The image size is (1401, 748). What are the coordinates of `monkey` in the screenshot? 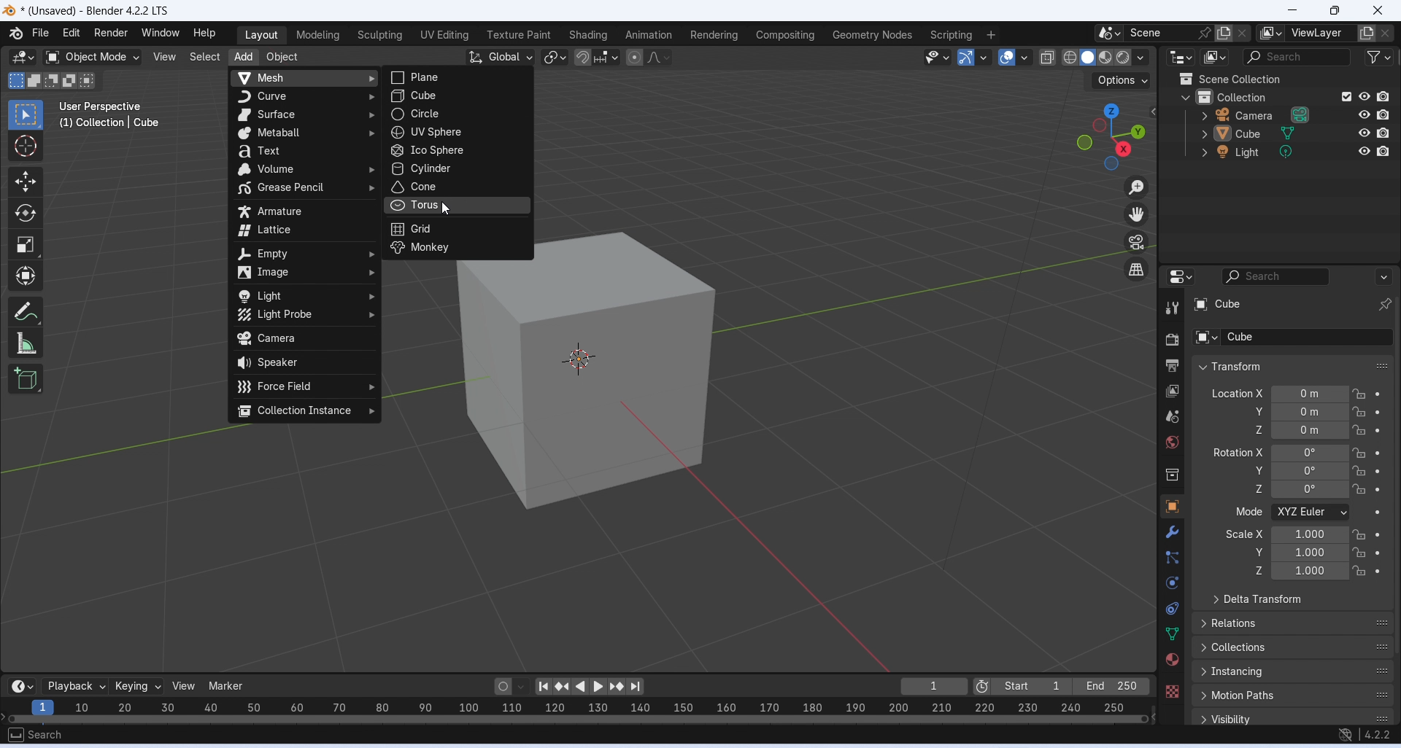 It's located at (455, 249).